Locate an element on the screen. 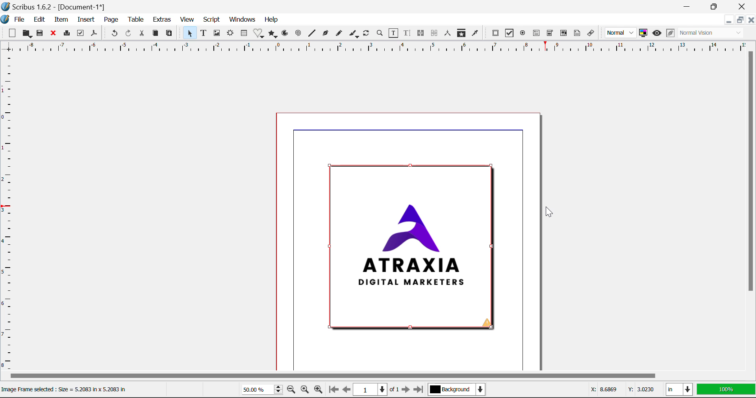 This screenshot has width=756, height=398. Help is located at coordinates (272, 20).